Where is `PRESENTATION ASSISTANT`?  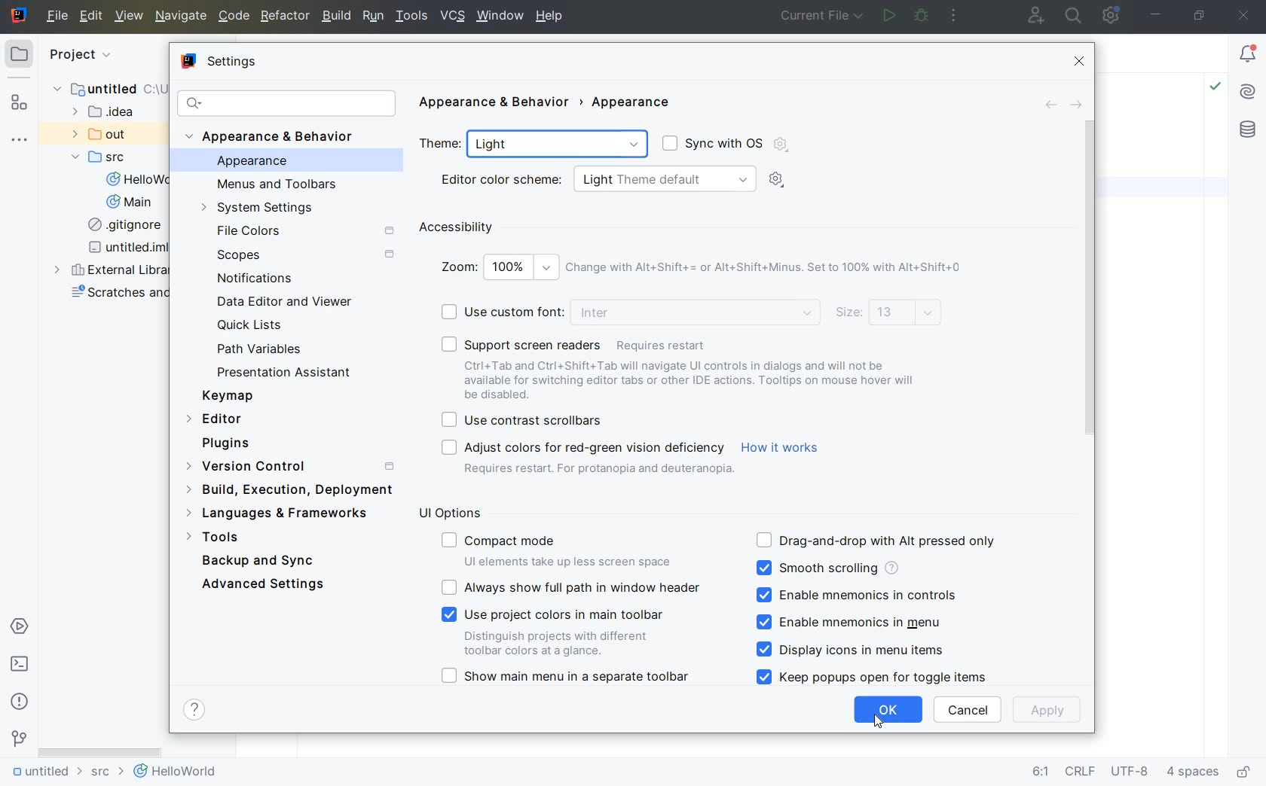
PRESENTATION ASSISTANT is located at coordinates (289, 373).